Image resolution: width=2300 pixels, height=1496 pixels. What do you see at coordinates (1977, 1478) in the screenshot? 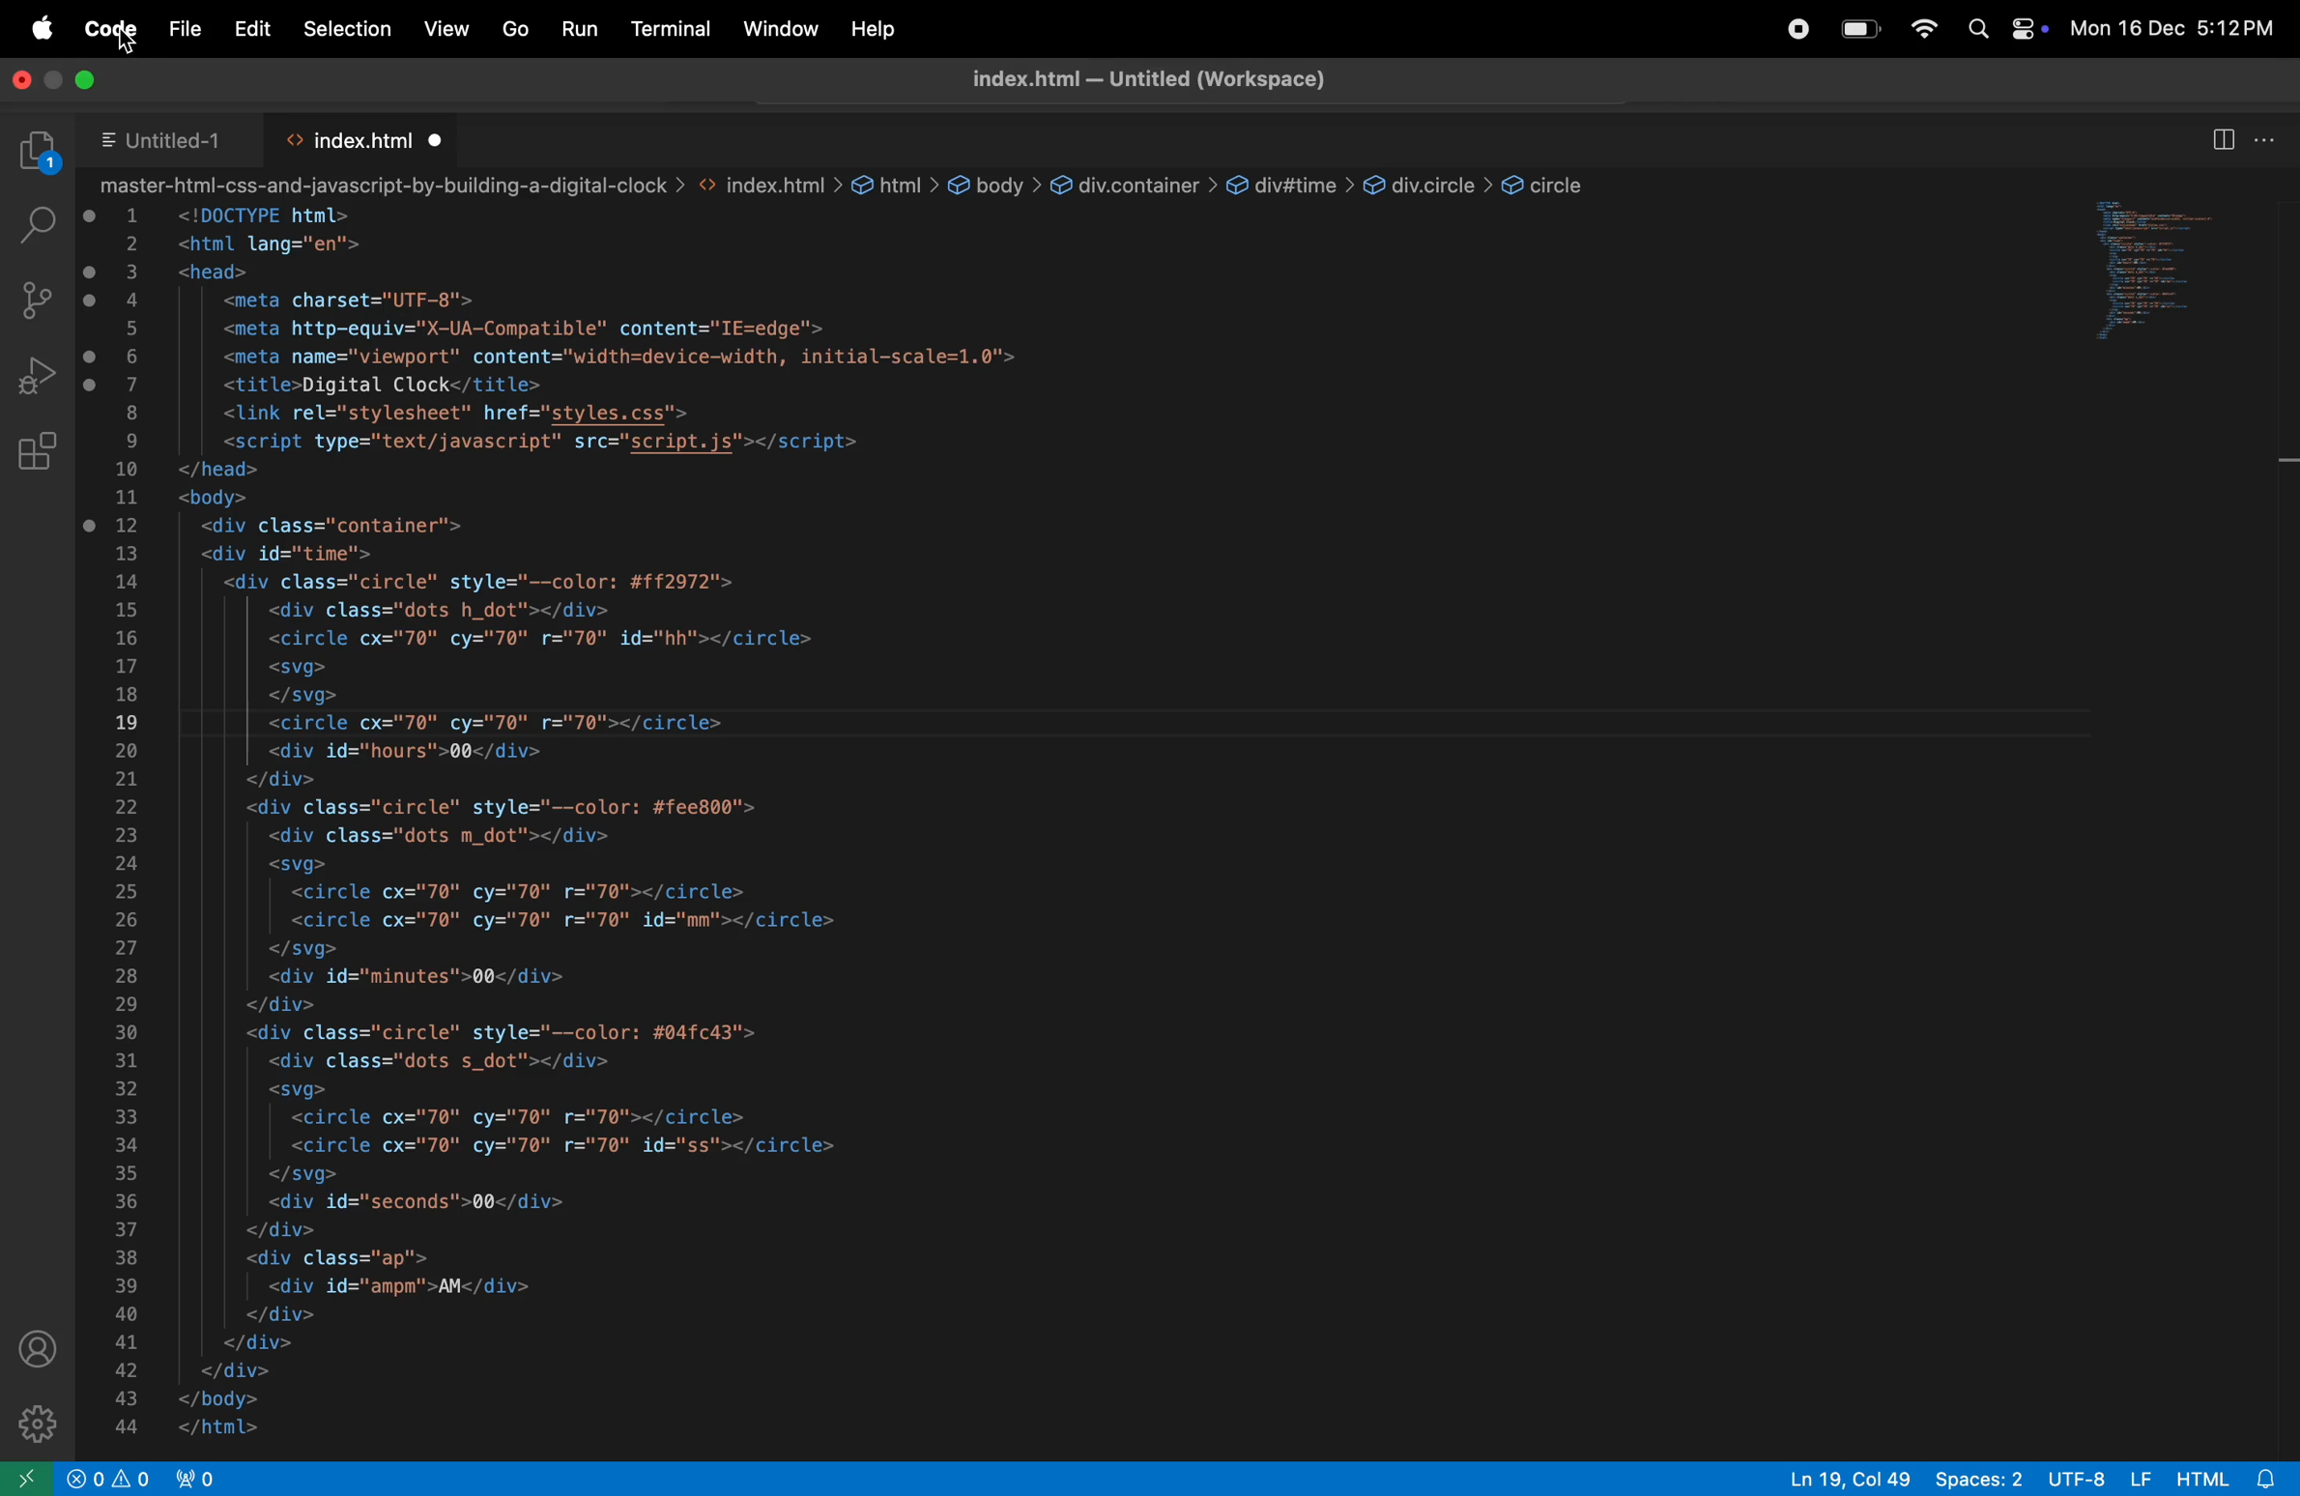
I see `spaces: 2` at bounding box center [1977, 1478].